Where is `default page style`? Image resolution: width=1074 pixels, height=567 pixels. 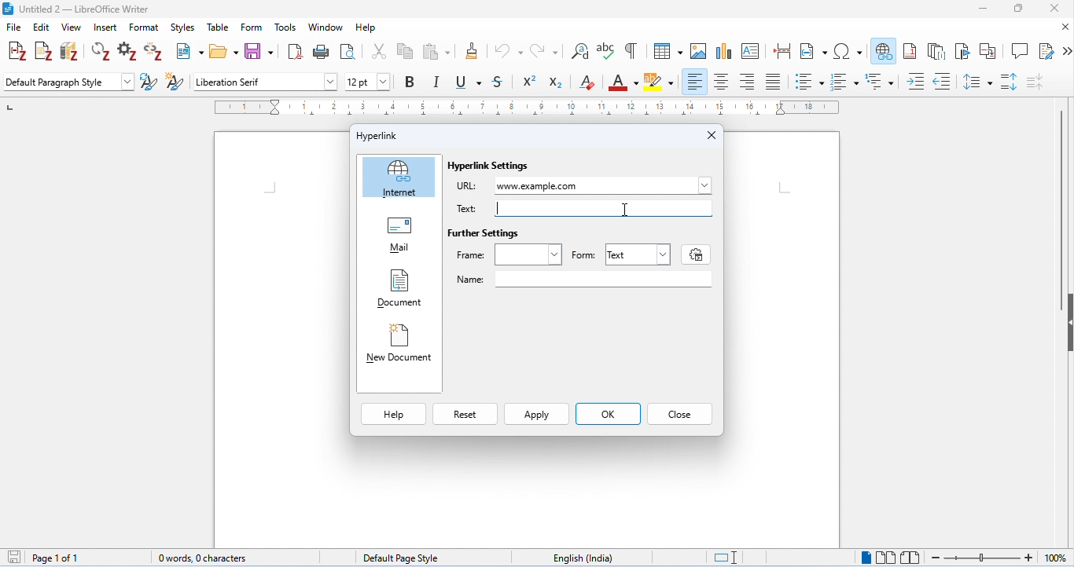
default page style is located at coordinates (402, 558).